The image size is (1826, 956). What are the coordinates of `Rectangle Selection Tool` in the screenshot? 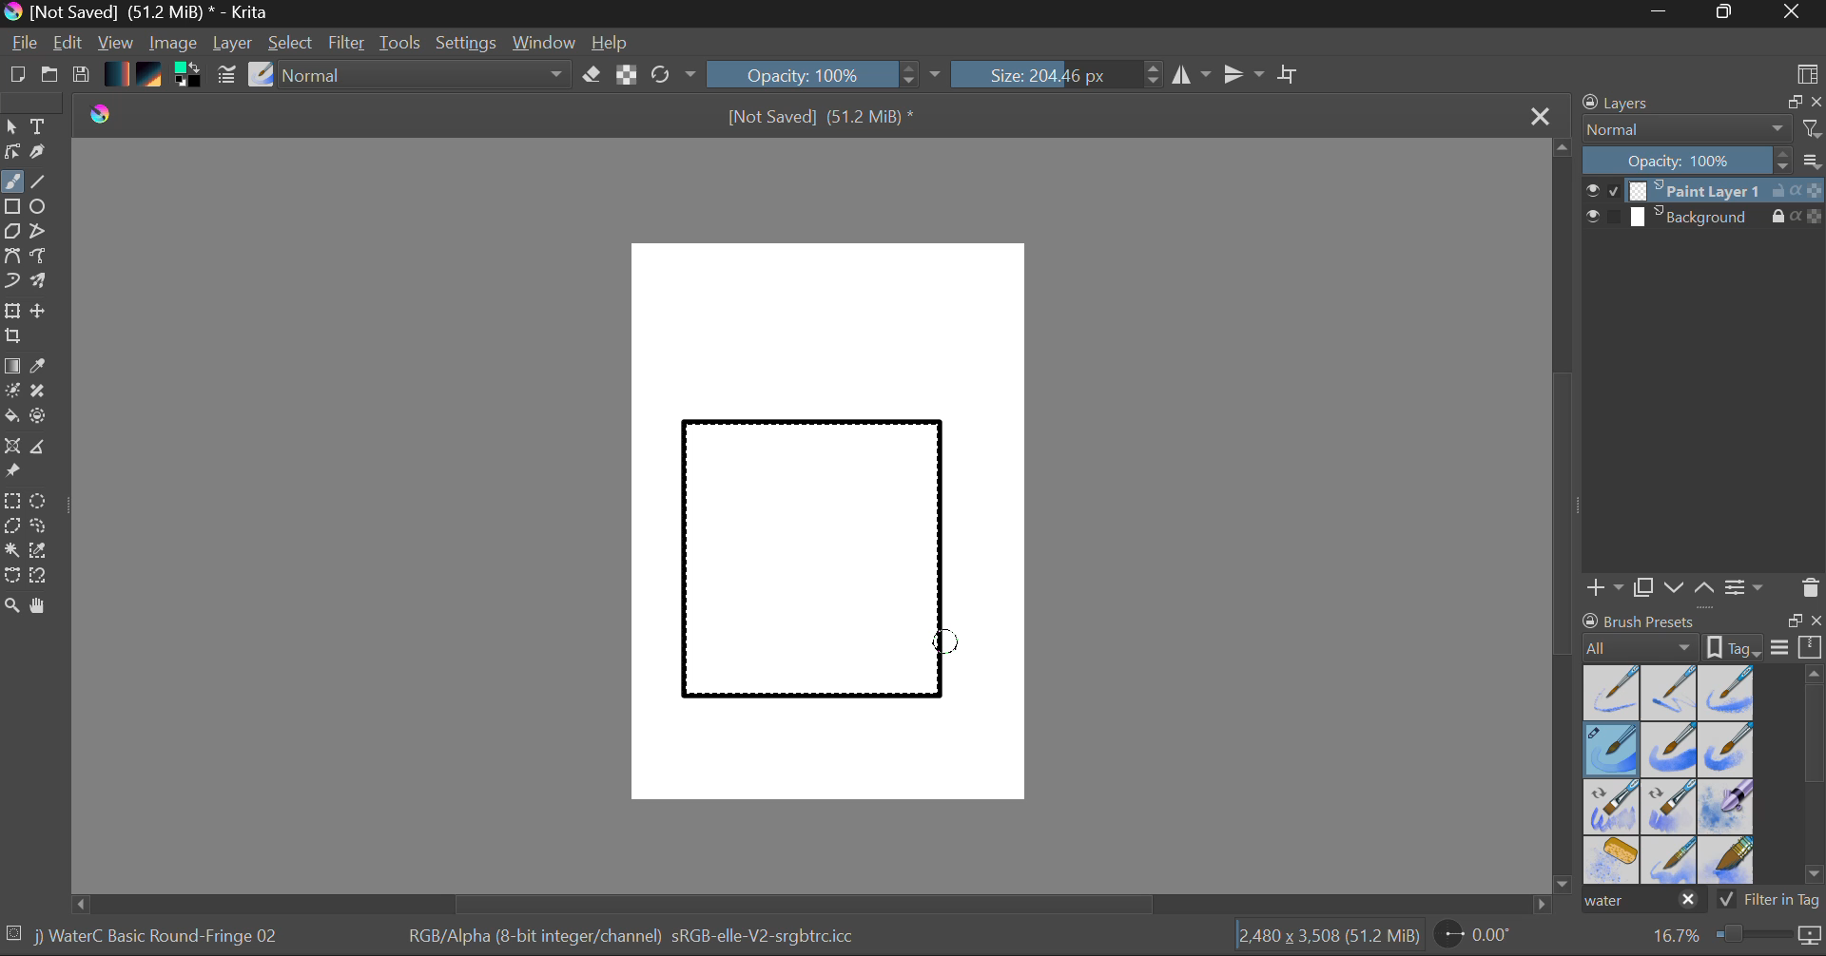 It's located at (11, 504).